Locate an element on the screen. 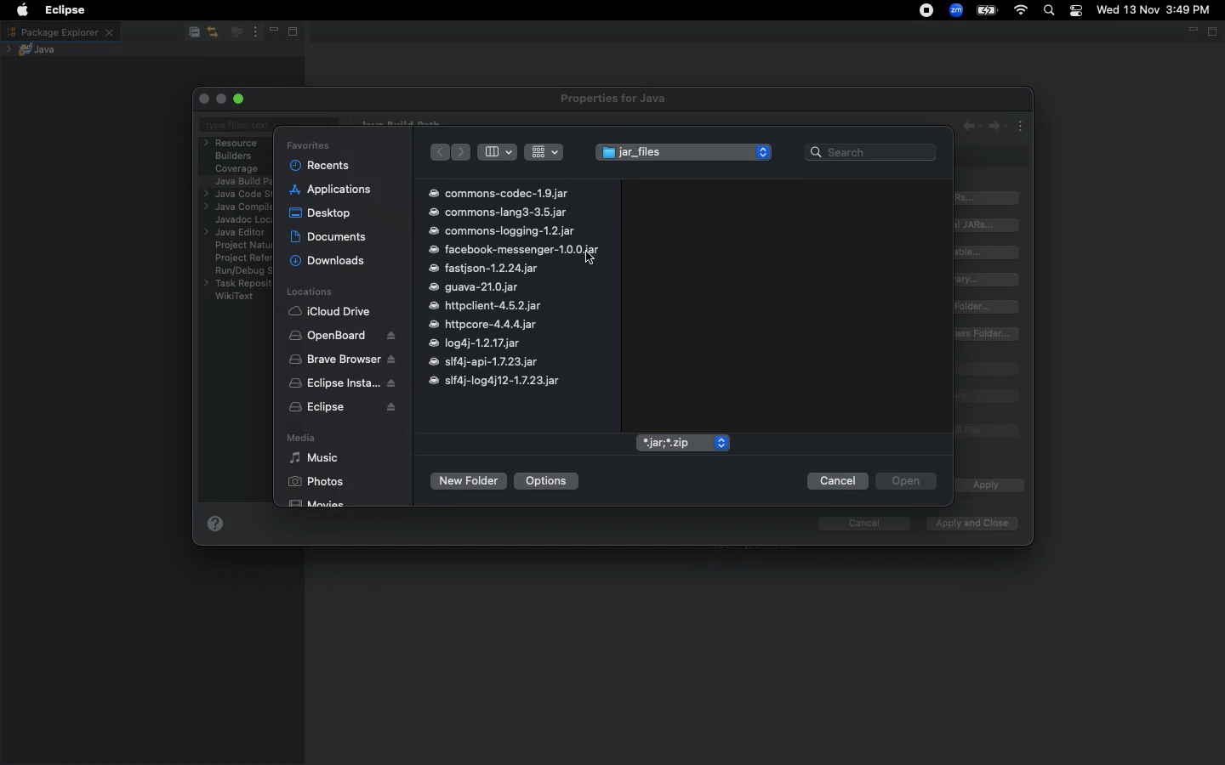 This screenshot has width=1225, height=765. iCloud Drive is located at coordinates (330, 312).